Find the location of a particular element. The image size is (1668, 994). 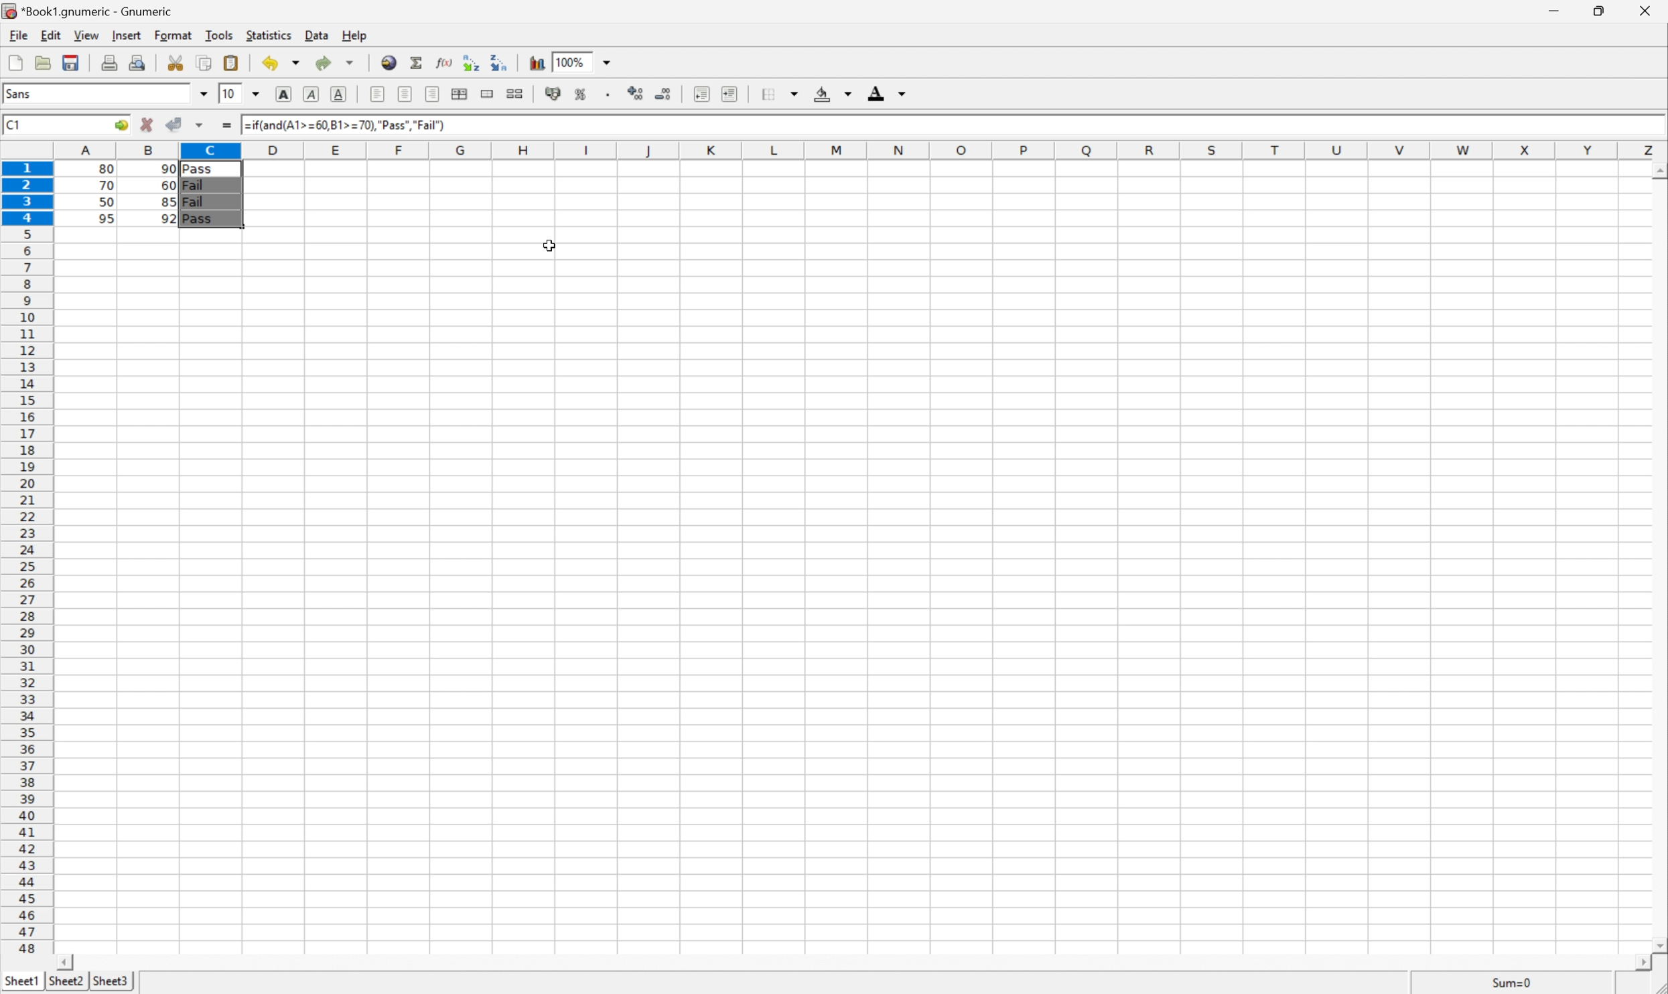

Sans is located at coordinates (20, 92).